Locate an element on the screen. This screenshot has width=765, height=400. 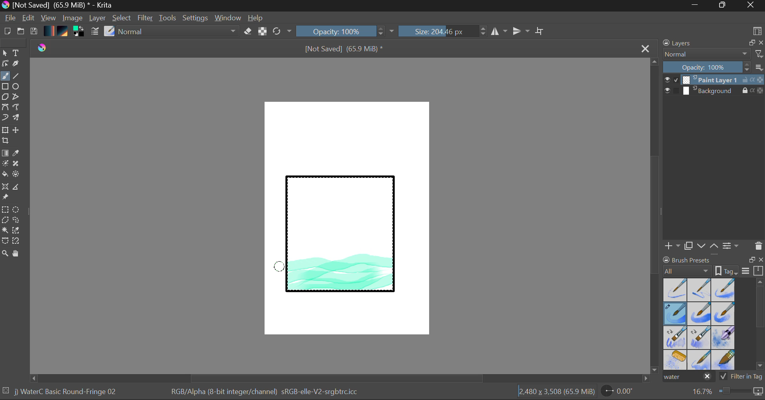
Copy Layer is located at coordinates (689, 246).